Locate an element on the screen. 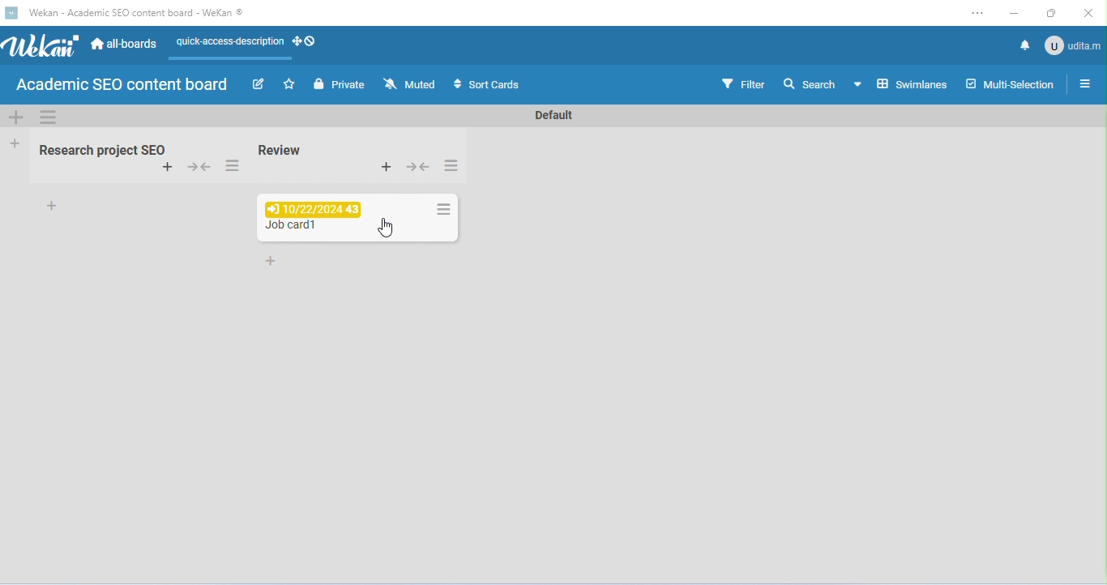 Image resolution: width=1107 pixels, height=585 pixels. WeKan is located at coordinates (41, 46).